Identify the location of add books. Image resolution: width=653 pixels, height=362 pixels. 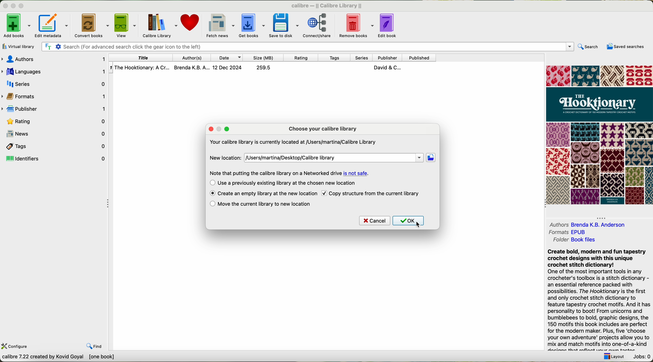
(15, 26).